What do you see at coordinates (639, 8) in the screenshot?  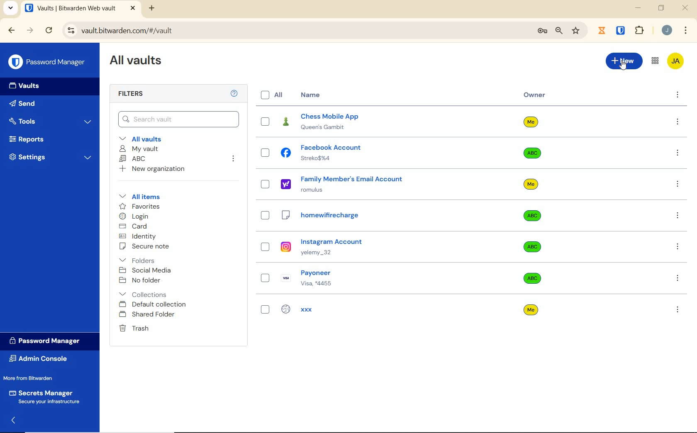 I see `MINIMIZE` at bounding box center [639, 8].